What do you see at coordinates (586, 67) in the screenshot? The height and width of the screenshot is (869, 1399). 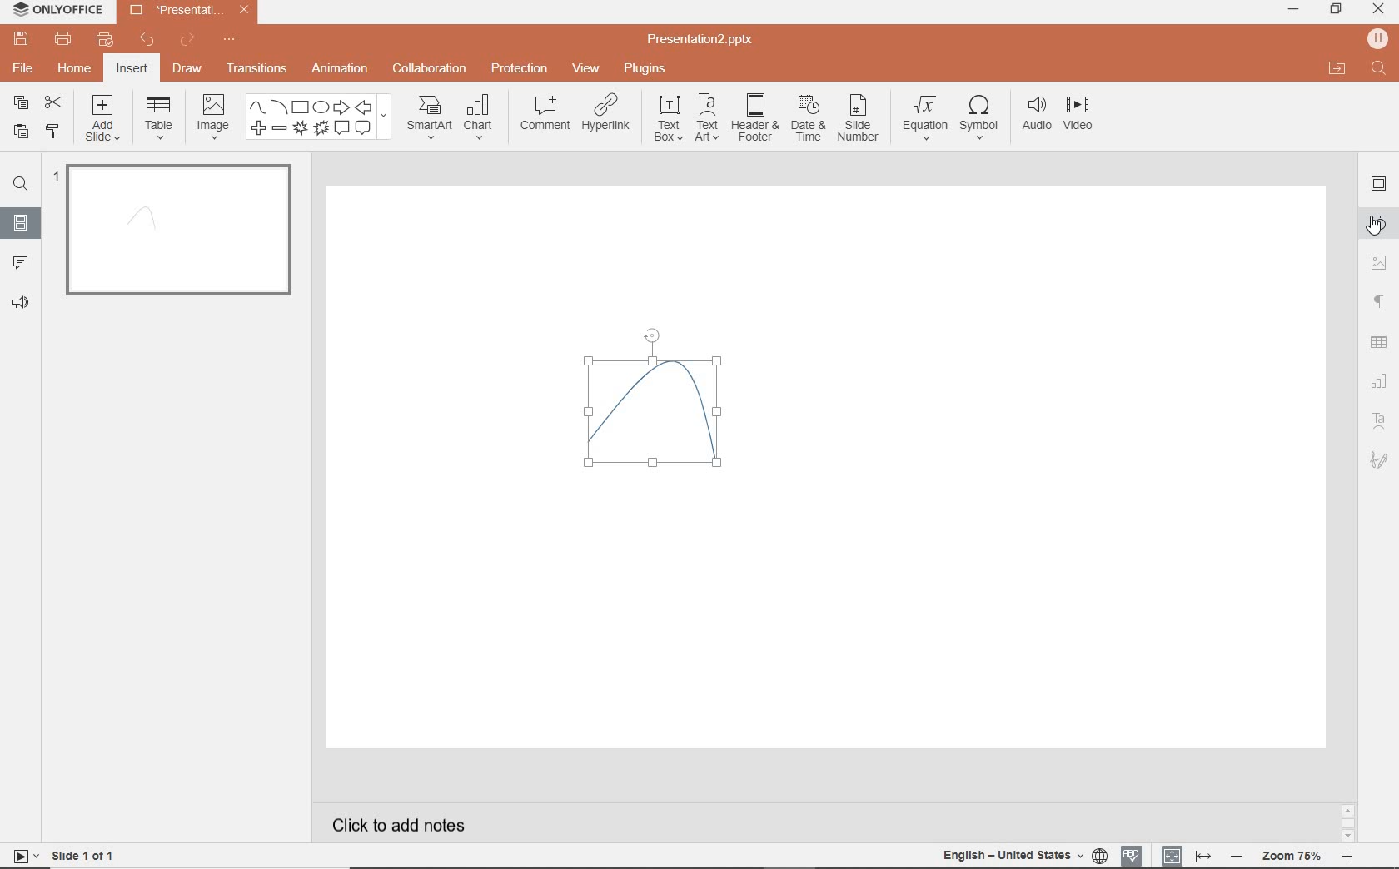 I see `VIEW` at bounding box center [586, 67].